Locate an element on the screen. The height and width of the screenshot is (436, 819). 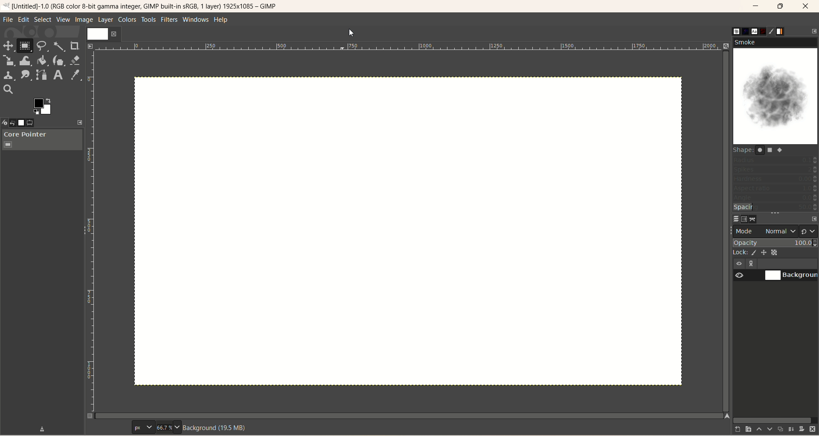
windows is located at coordinates (195, 20).